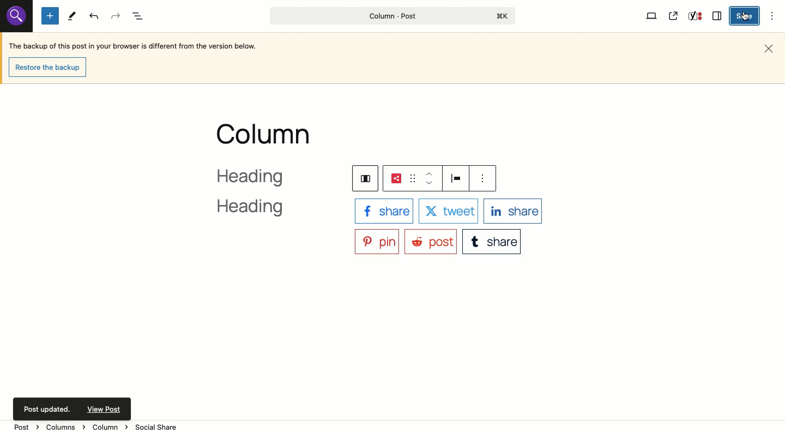 This screenshot has height=433, width=785. Describe the element at coordinates (377, 240) in the screenshot. I see `Pinterest` at that location.